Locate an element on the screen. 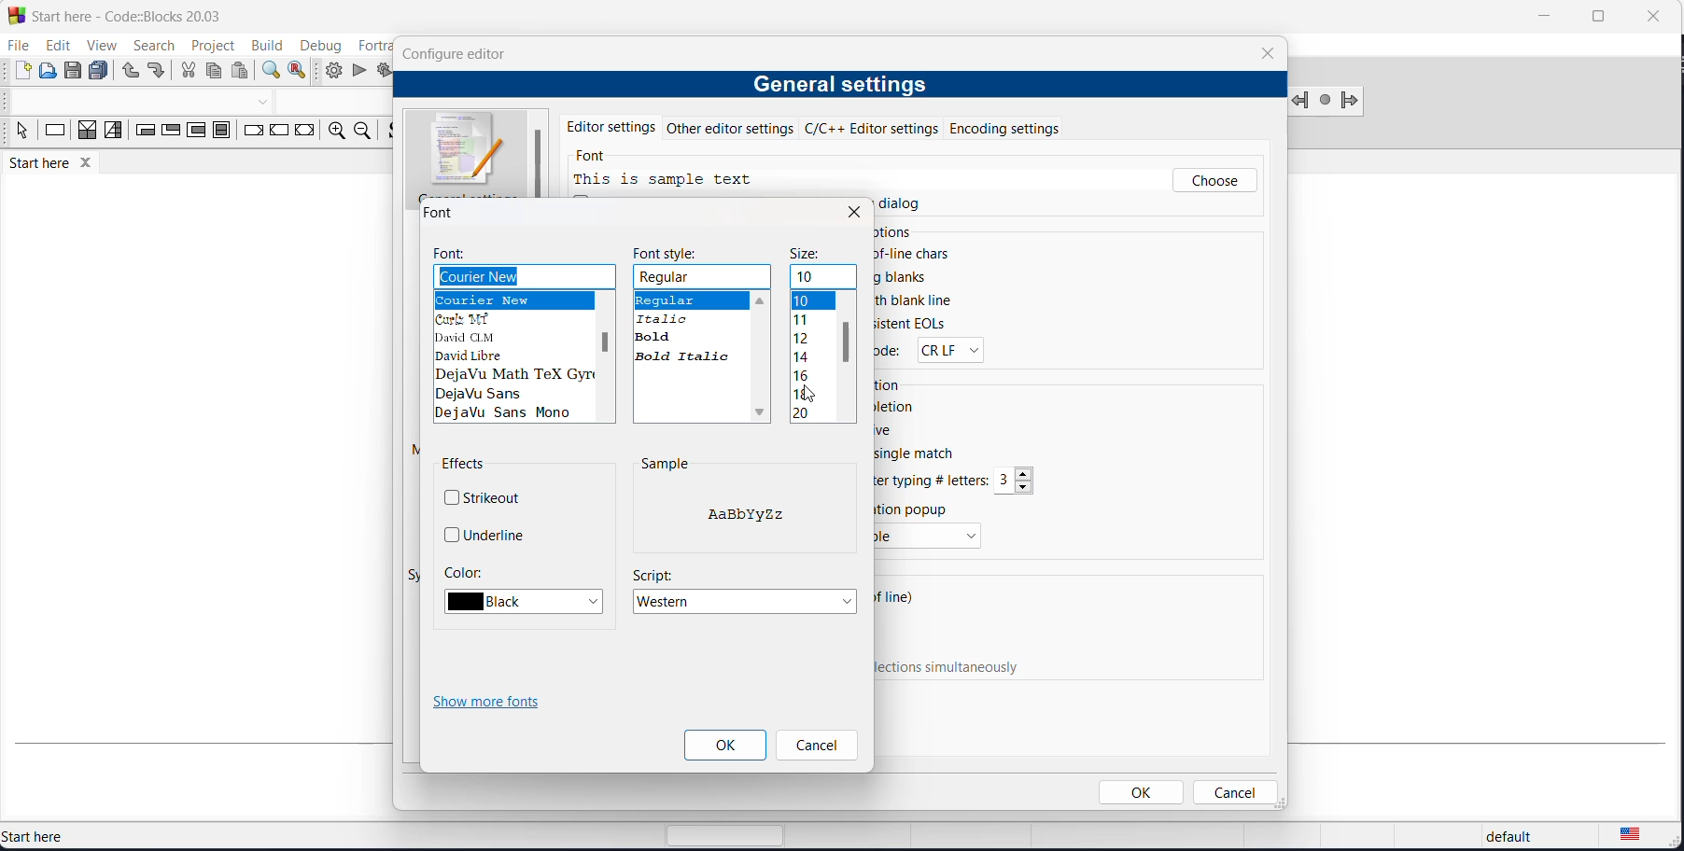  Menu is located at coordinates (929, 537).